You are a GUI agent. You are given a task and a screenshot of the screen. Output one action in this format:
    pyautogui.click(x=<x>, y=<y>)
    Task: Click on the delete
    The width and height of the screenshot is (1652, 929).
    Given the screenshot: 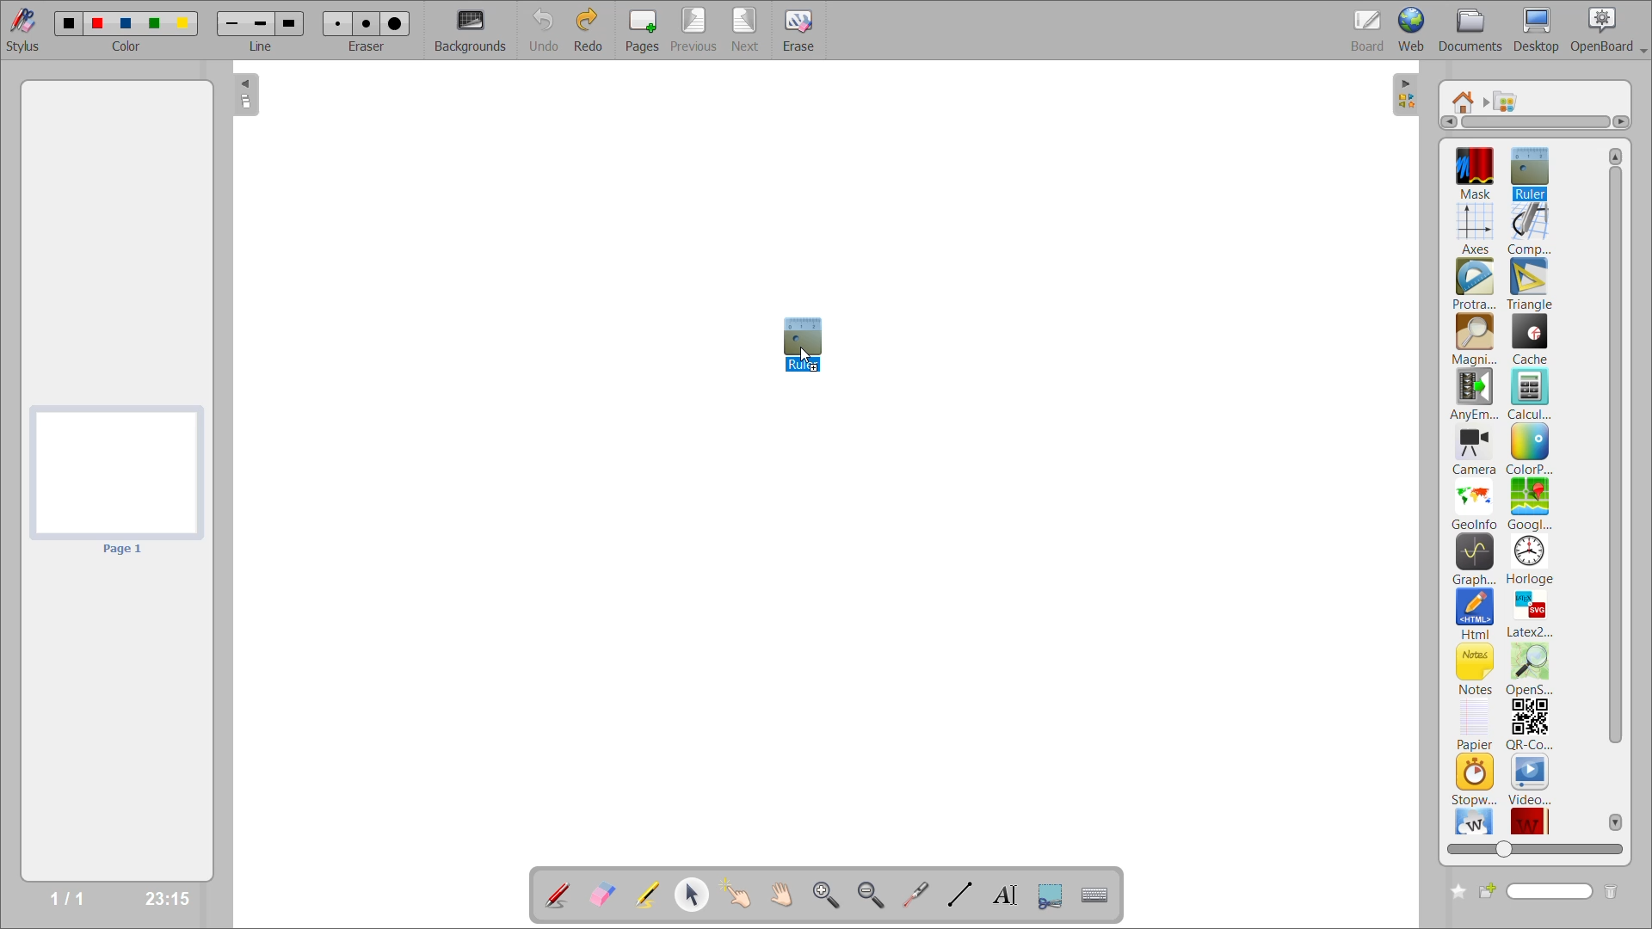 What is the action you would take?
    pyautogui.click(x=1611, y=892)
    